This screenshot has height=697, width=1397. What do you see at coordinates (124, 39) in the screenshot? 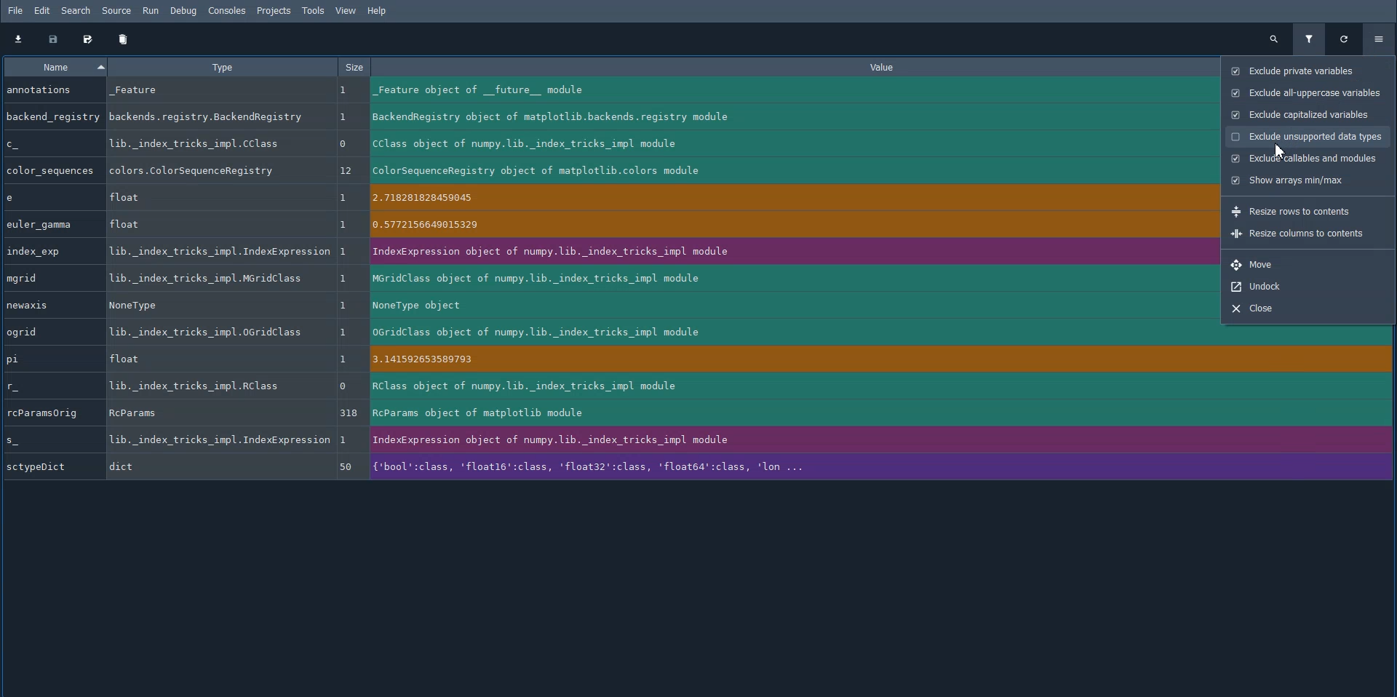
I see `Remove all preferences` at bounding box center [124, 39].